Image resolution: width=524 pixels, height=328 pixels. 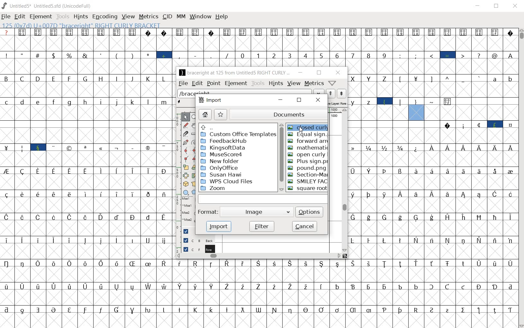 What do you see at coordinates (194, 176) in the screenshot?
I see `Rotate the selection` at bounding box center [194, 176].